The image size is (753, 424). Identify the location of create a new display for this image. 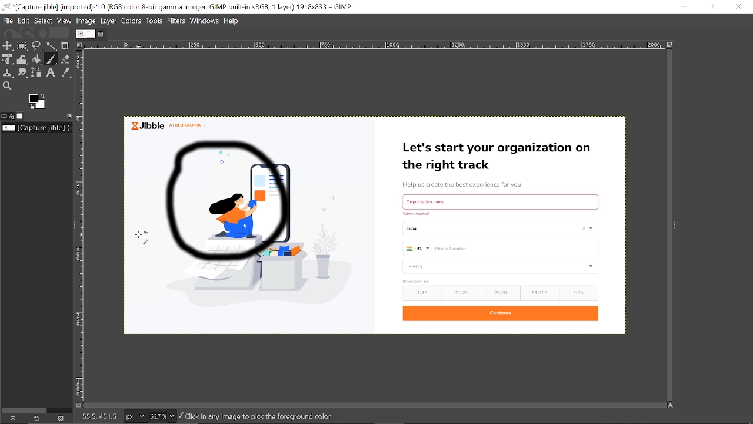
(35, 418).